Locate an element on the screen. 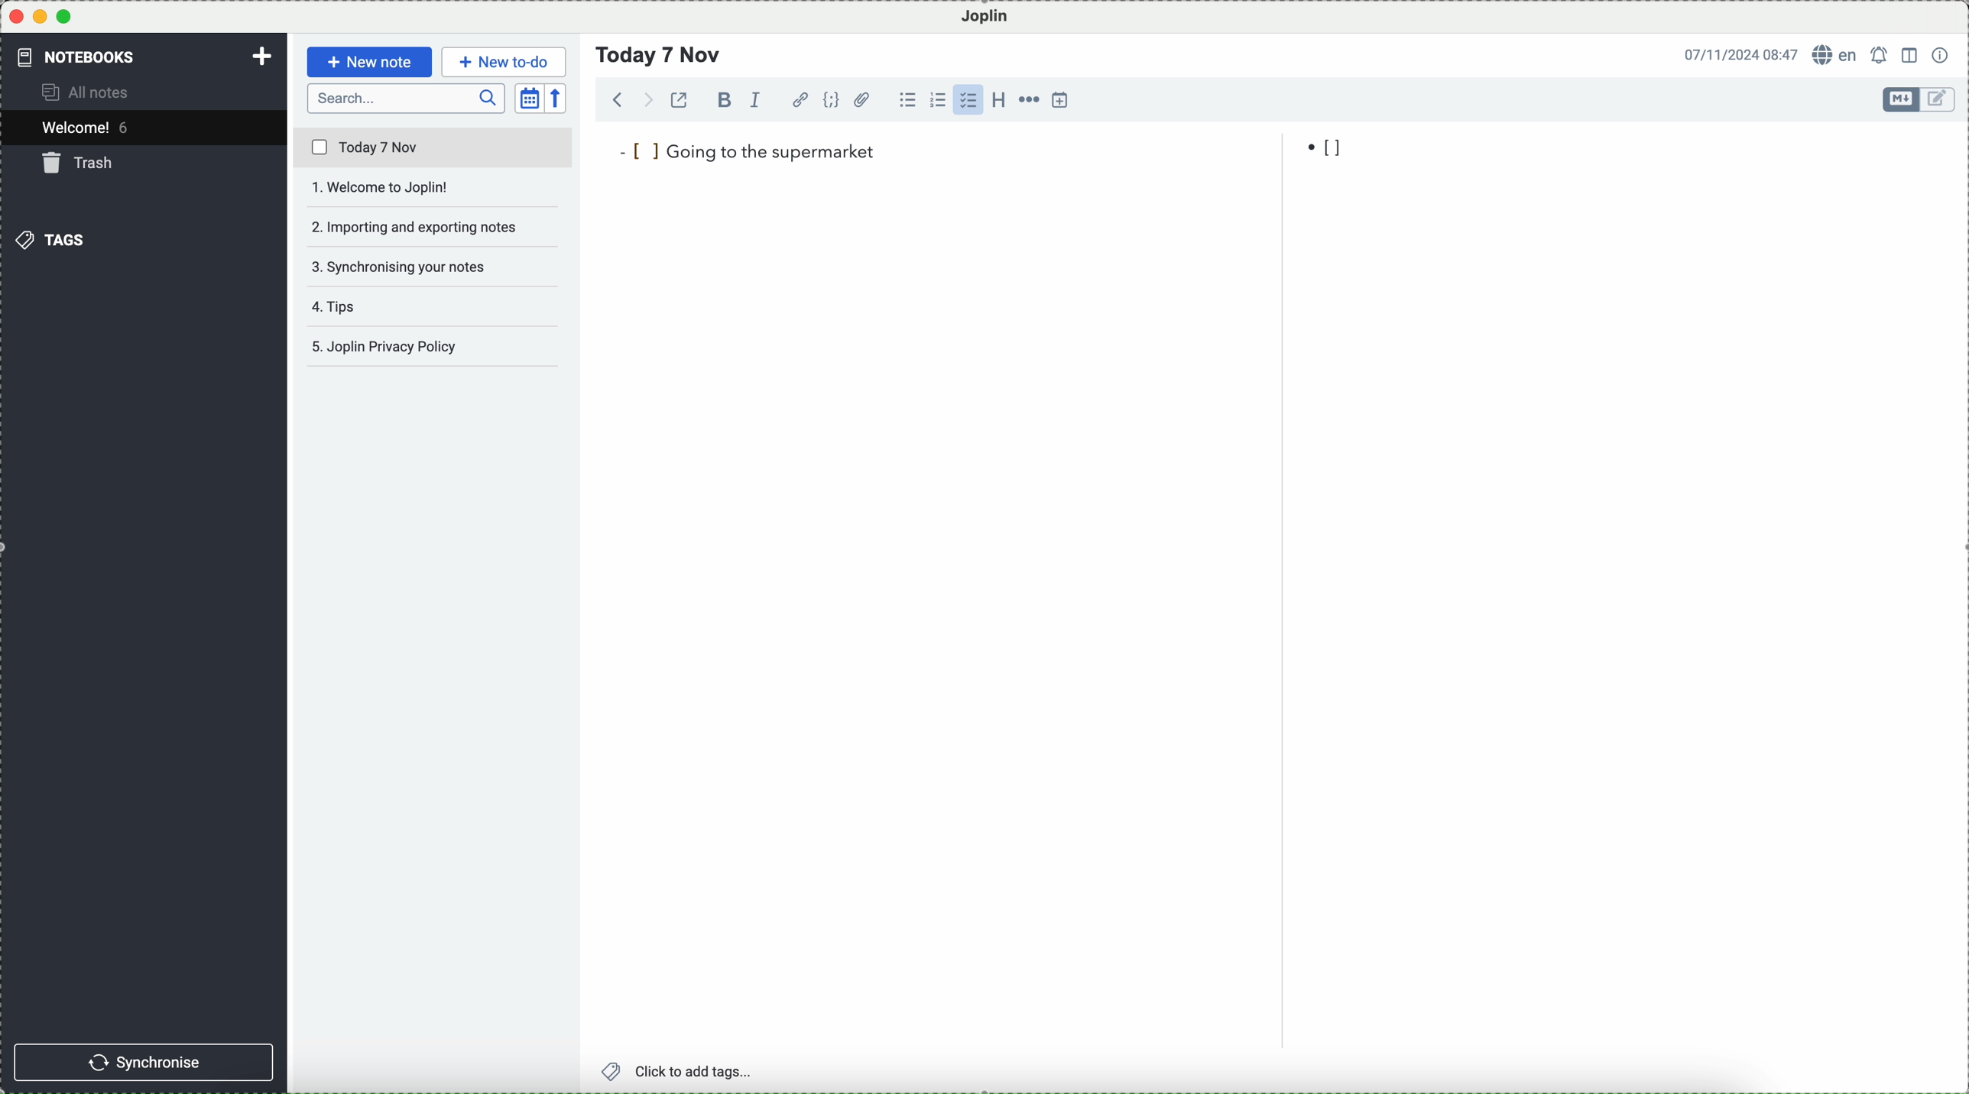 The height and width of the screenshot is (1094, 1969). Joplin privacy policy is located at coordinates (427, 346).